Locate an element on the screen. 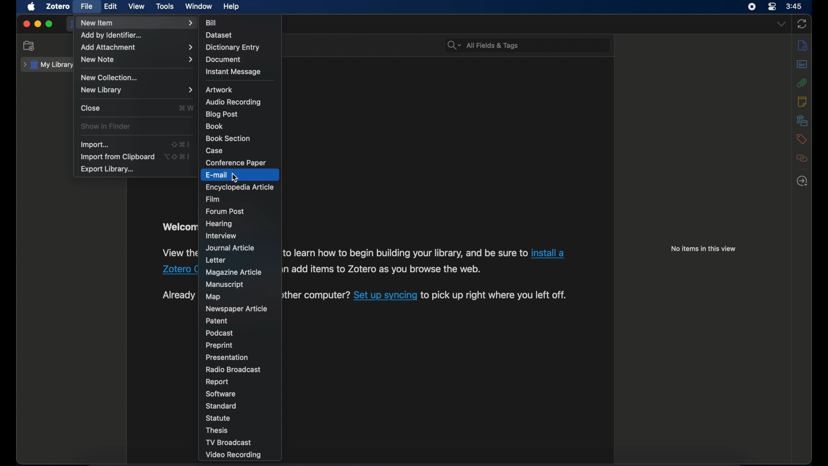  patent is located at coordinates (217, 320).